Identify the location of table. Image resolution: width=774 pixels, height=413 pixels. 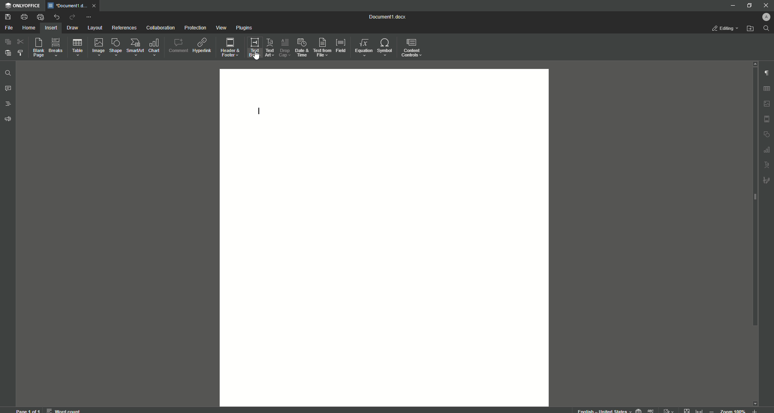
(768, 88).